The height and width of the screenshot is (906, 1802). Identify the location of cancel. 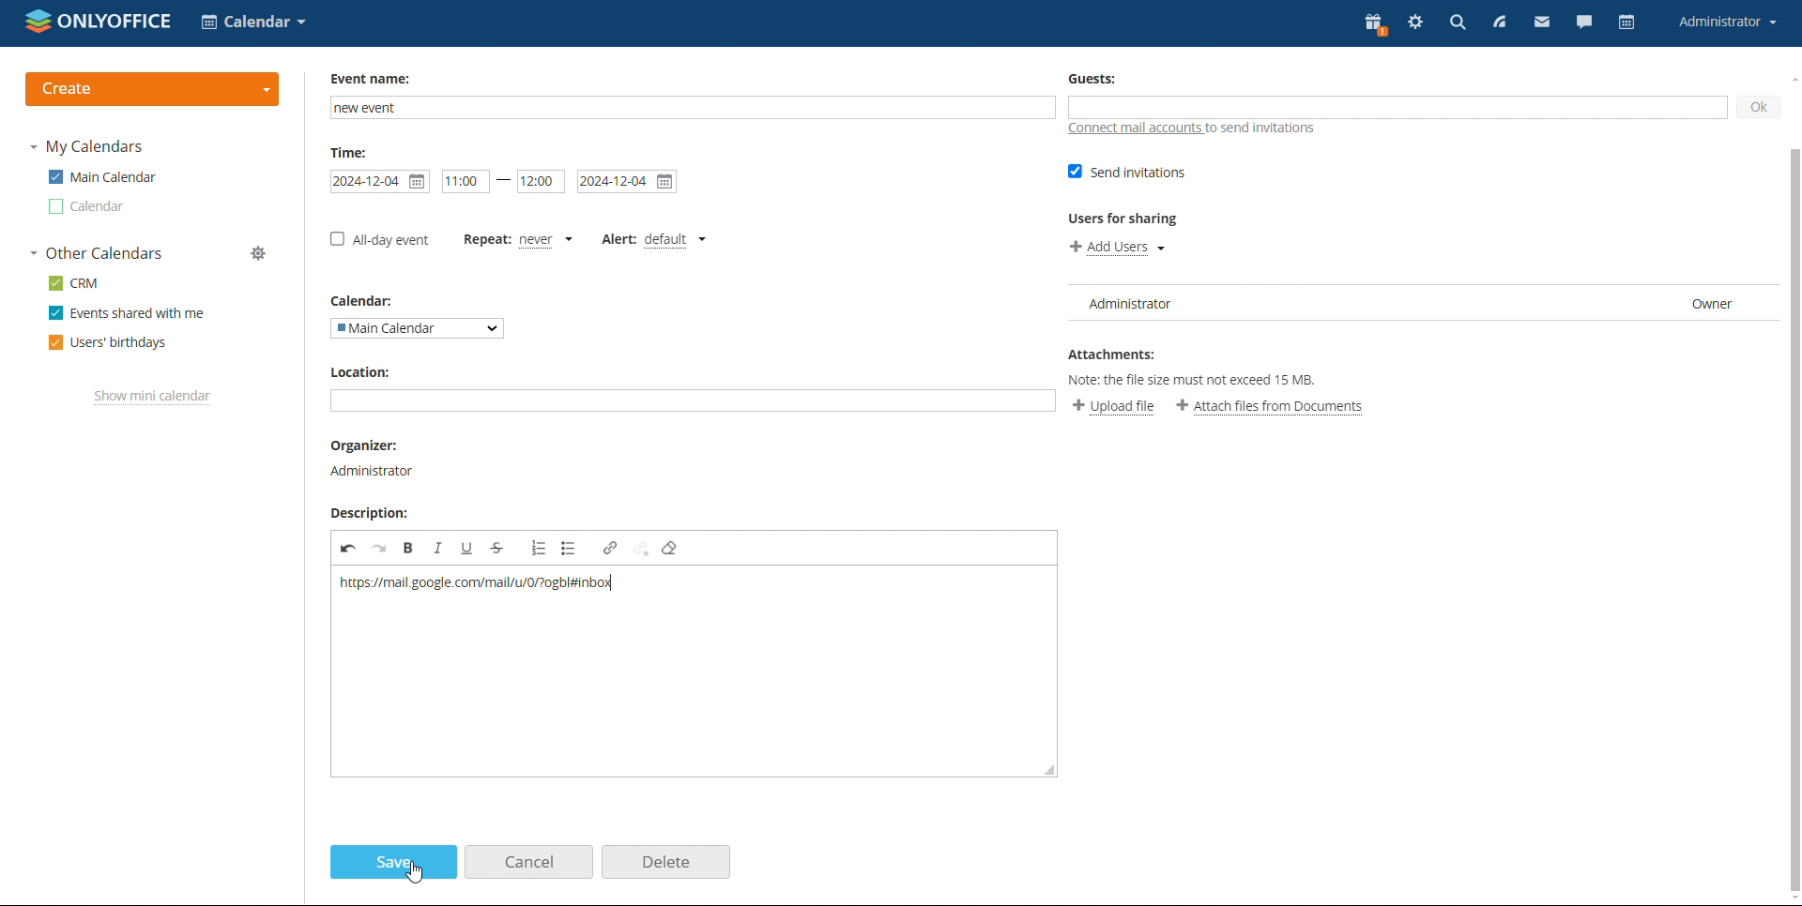
(529, 862).